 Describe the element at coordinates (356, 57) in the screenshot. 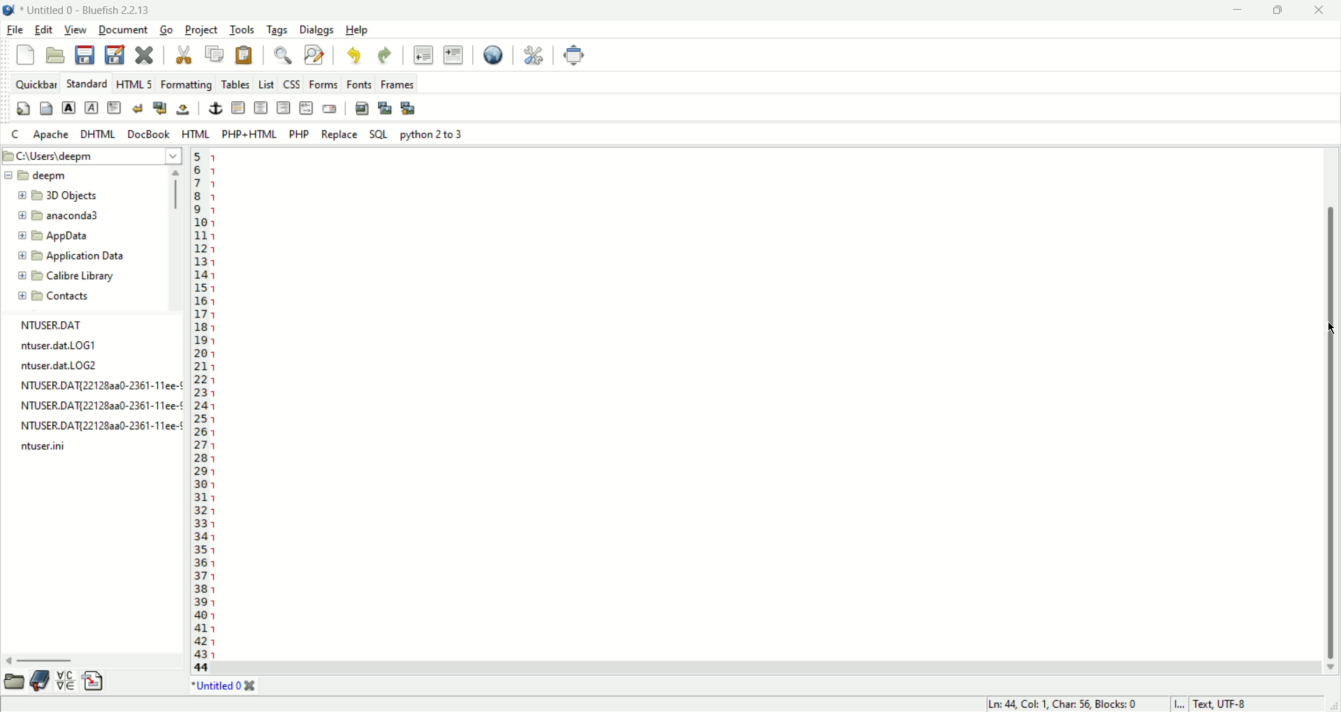

I see `undo` at that location.